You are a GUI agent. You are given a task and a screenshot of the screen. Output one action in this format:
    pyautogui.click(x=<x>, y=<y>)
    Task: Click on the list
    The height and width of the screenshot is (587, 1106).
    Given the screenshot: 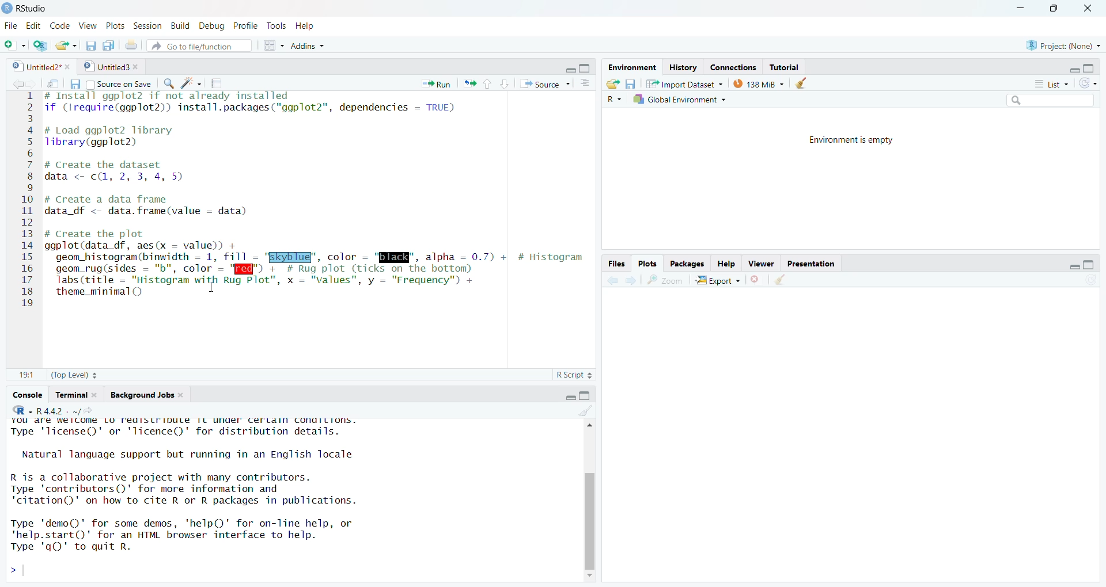 What is the action you would take?
    pyautogui.click(x=1048, y=83)
    